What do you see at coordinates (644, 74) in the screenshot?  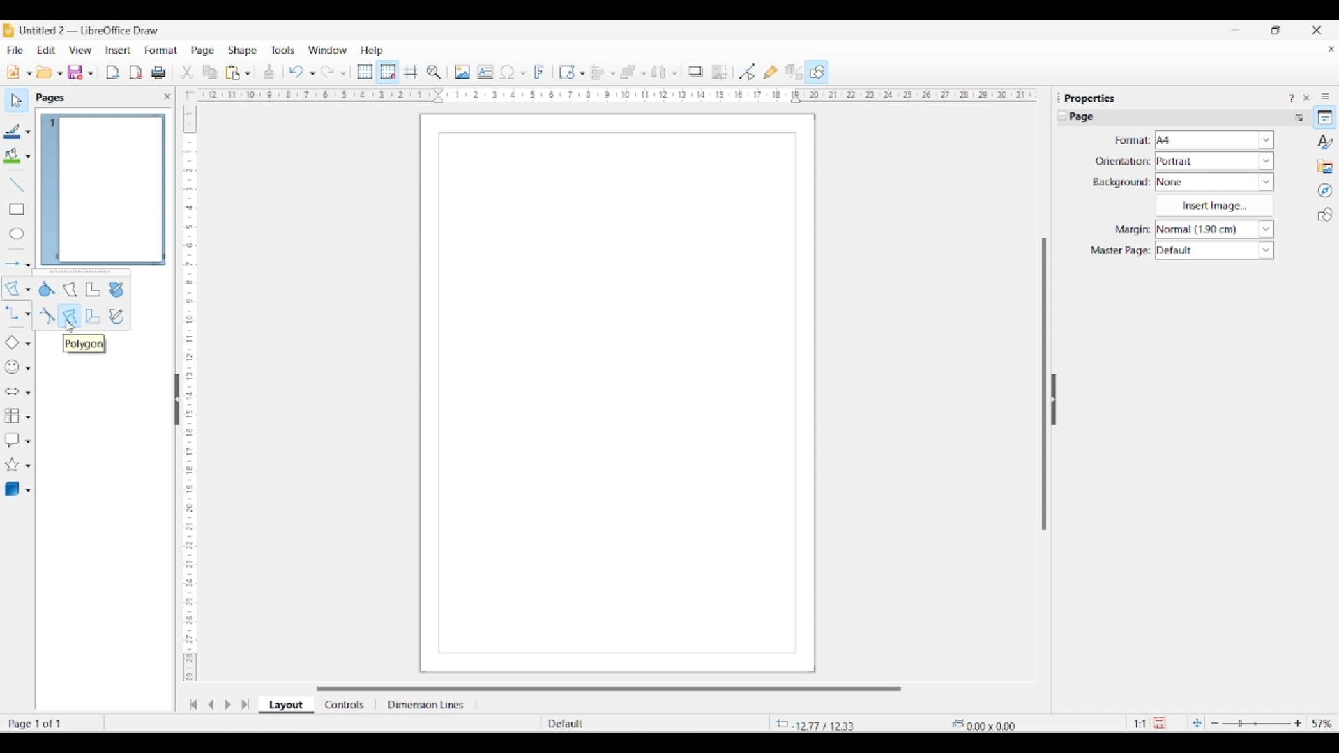 I see `Arrange objects options` at bounding box center [644, 74].